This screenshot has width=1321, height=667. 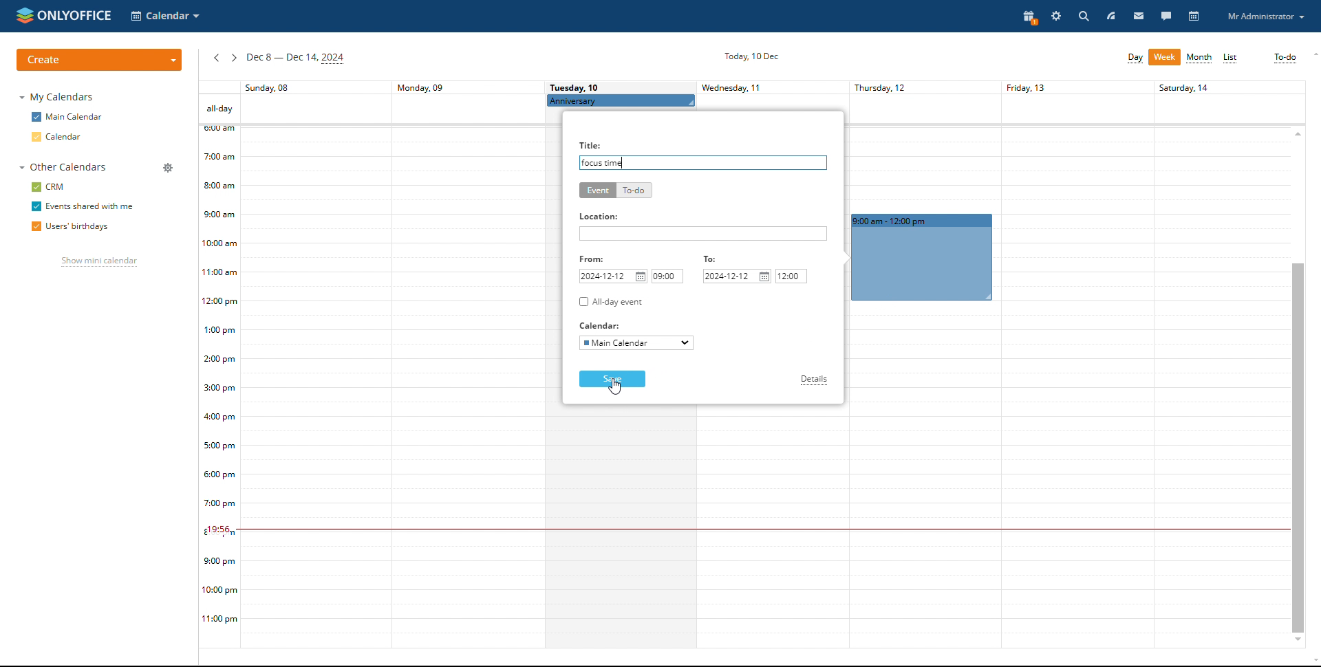 What do you see at coordinates (466, 364) in the screenshot?
I see `monday` at bounding box center [466, 364].